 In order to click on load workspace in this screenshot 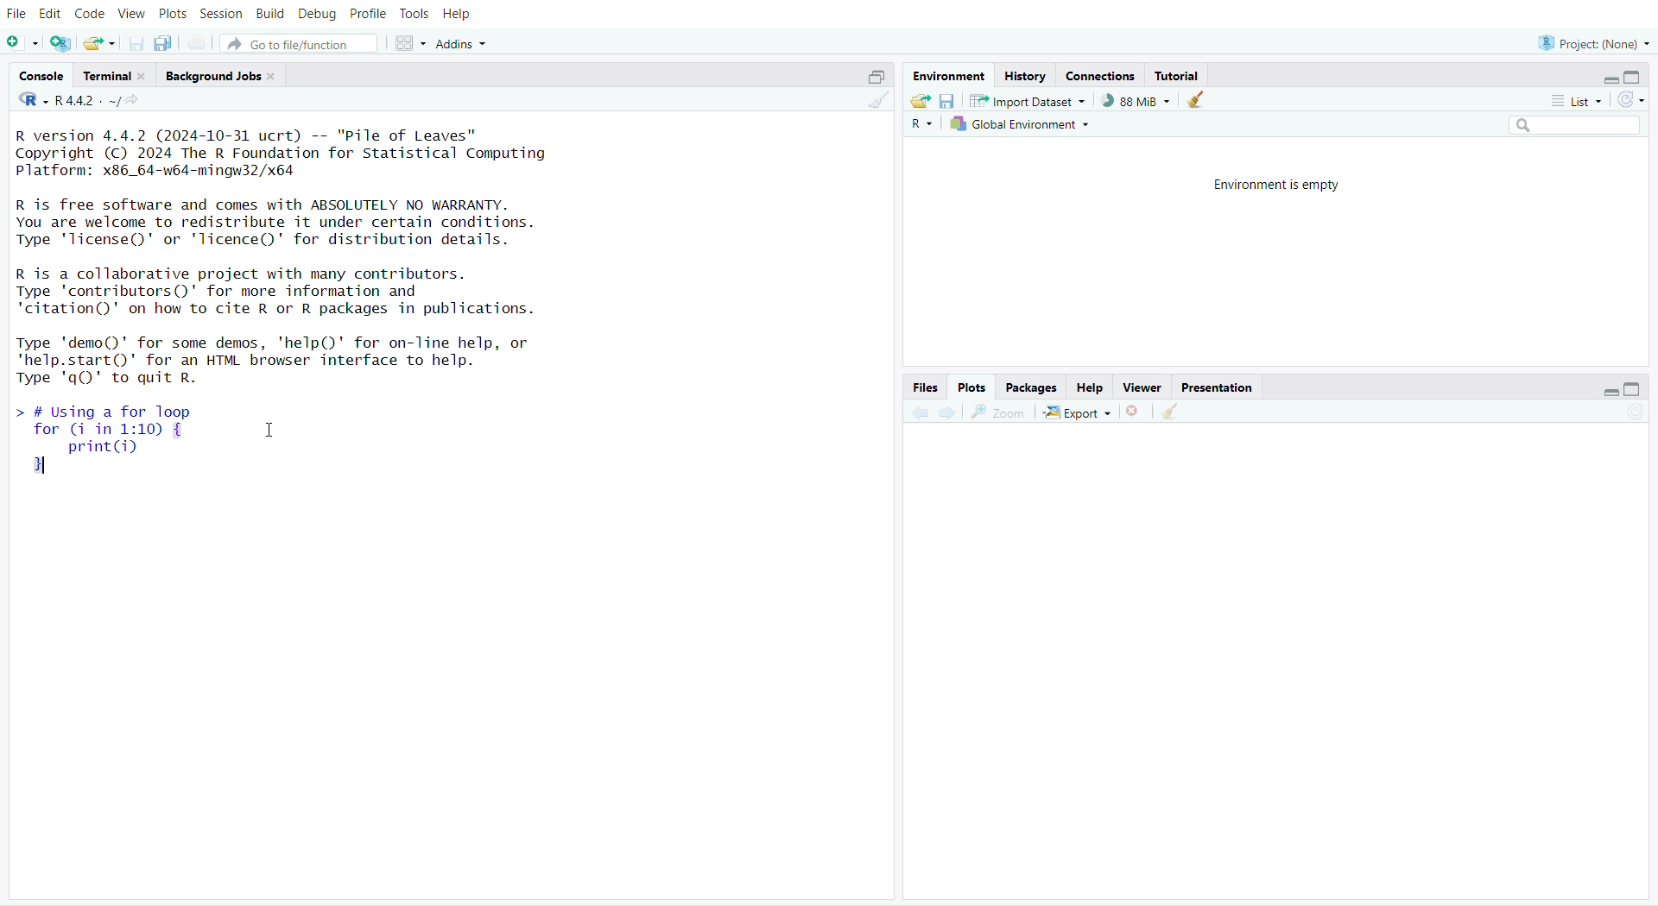, I will do `click(921, 103)`.